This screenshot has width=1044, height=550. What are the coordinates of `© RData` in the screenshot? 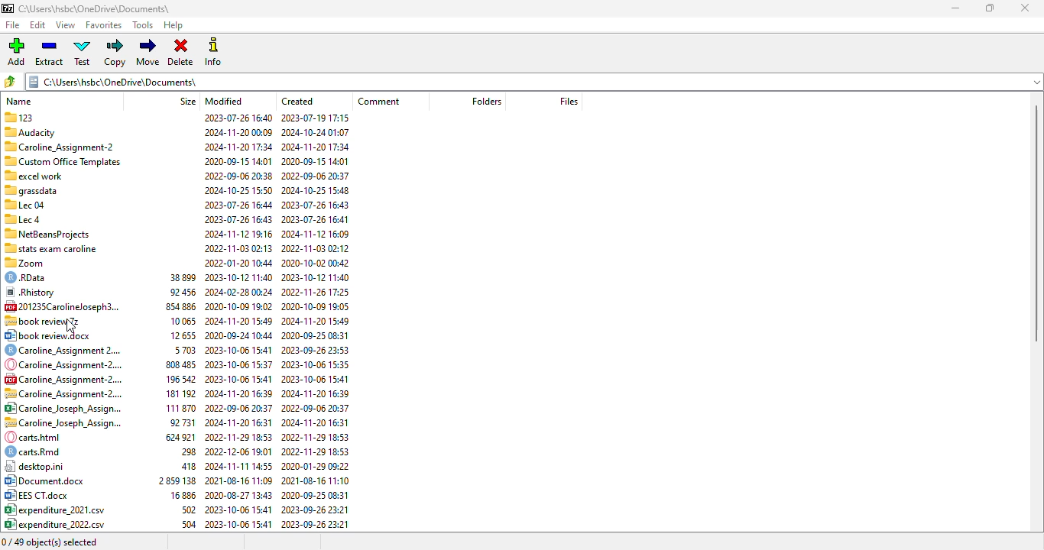 It's located at (31, 277).